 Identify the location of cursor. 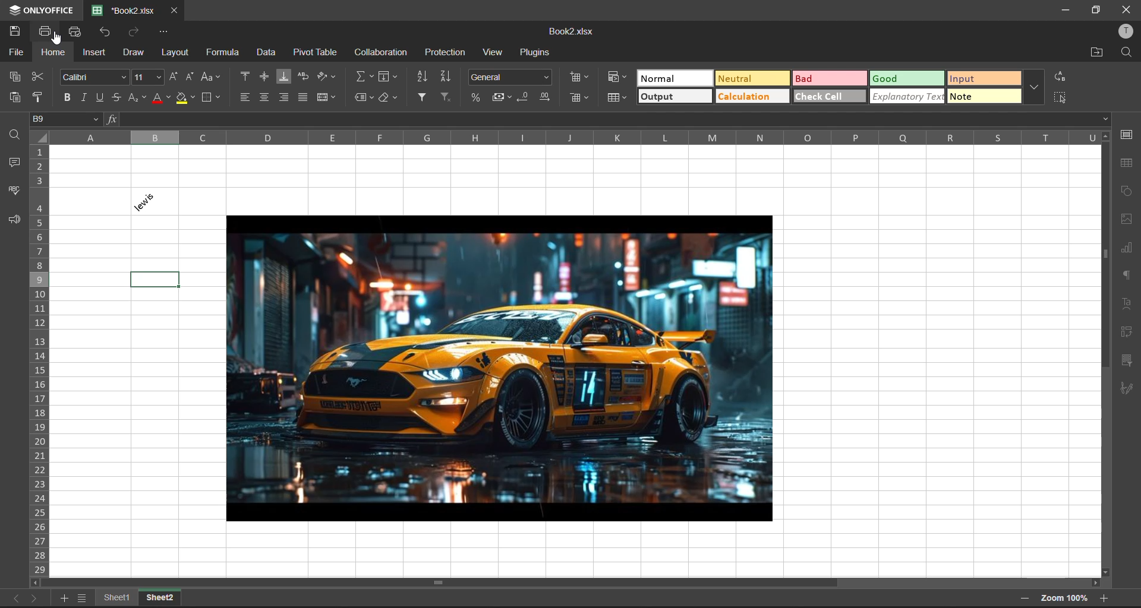
(60, 40).